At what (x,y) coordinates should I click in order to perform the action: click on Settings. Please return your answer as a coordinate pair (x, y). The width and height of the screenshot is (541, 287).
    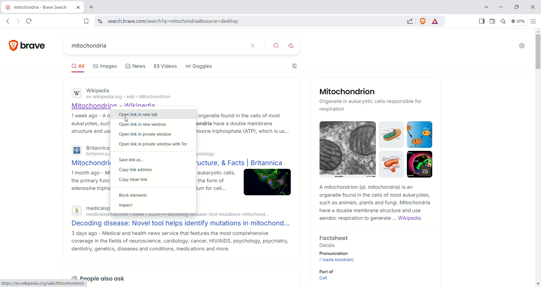
    Looking at the image, I should click on (522, 45).